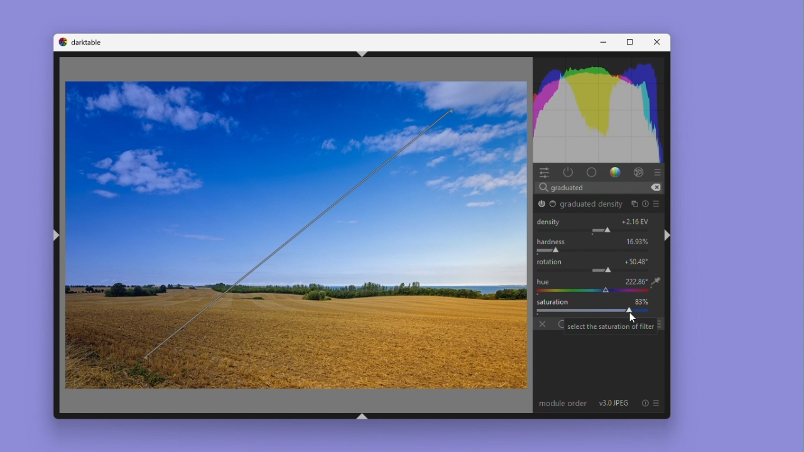 The image size is (804, 452). I want to click on off, so click(543, 323).